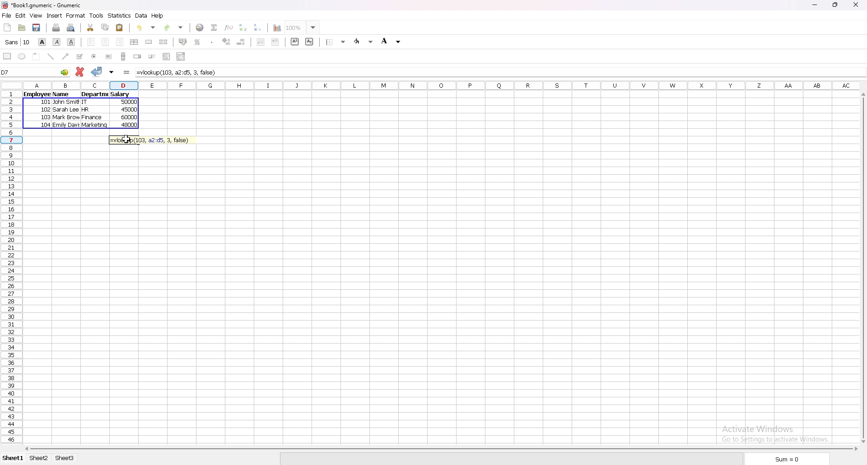  What do you see at coordinates (200, 28) in the screenshot?
I see `hyperlink` at bounding box center [200, 28].